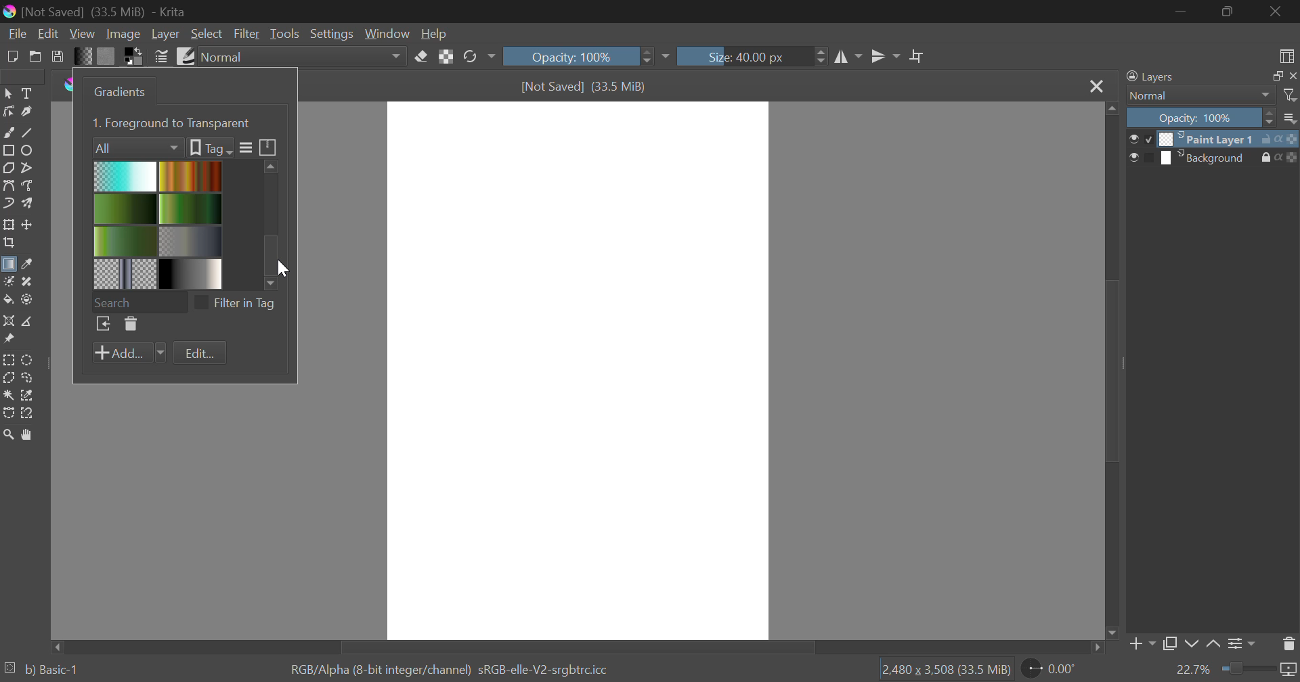 Image resolution: width=1300 pixels, height=682 pixels. I want to click on Opacity: 100%, so click(584, 56).